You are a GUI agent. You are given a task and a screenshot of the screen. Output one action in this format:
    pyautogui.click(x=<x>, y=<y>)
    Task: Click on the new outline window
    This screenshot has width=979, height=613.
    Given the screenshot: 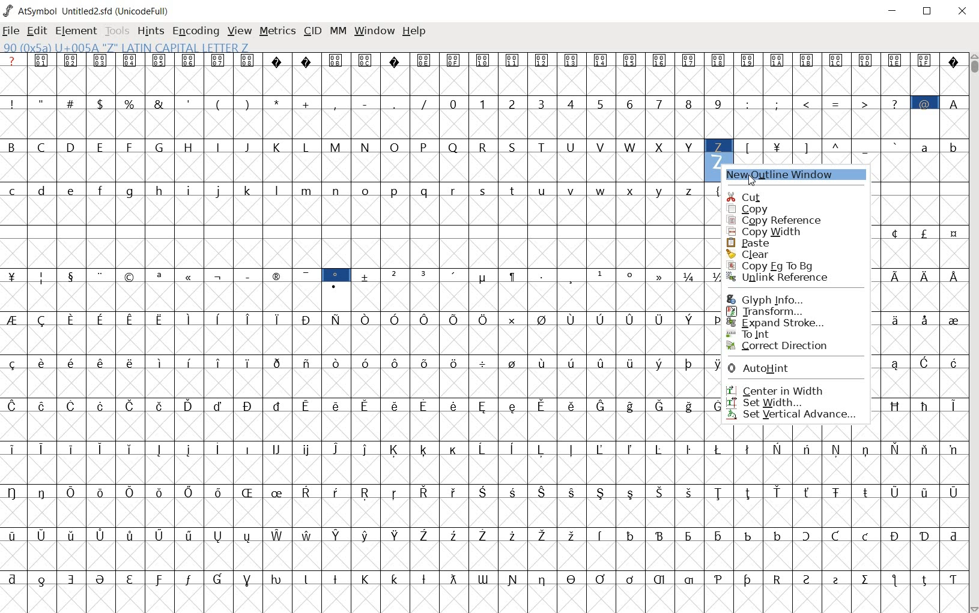 What is the action you would take?
    pyautogui.click(x=786, y=176)
    